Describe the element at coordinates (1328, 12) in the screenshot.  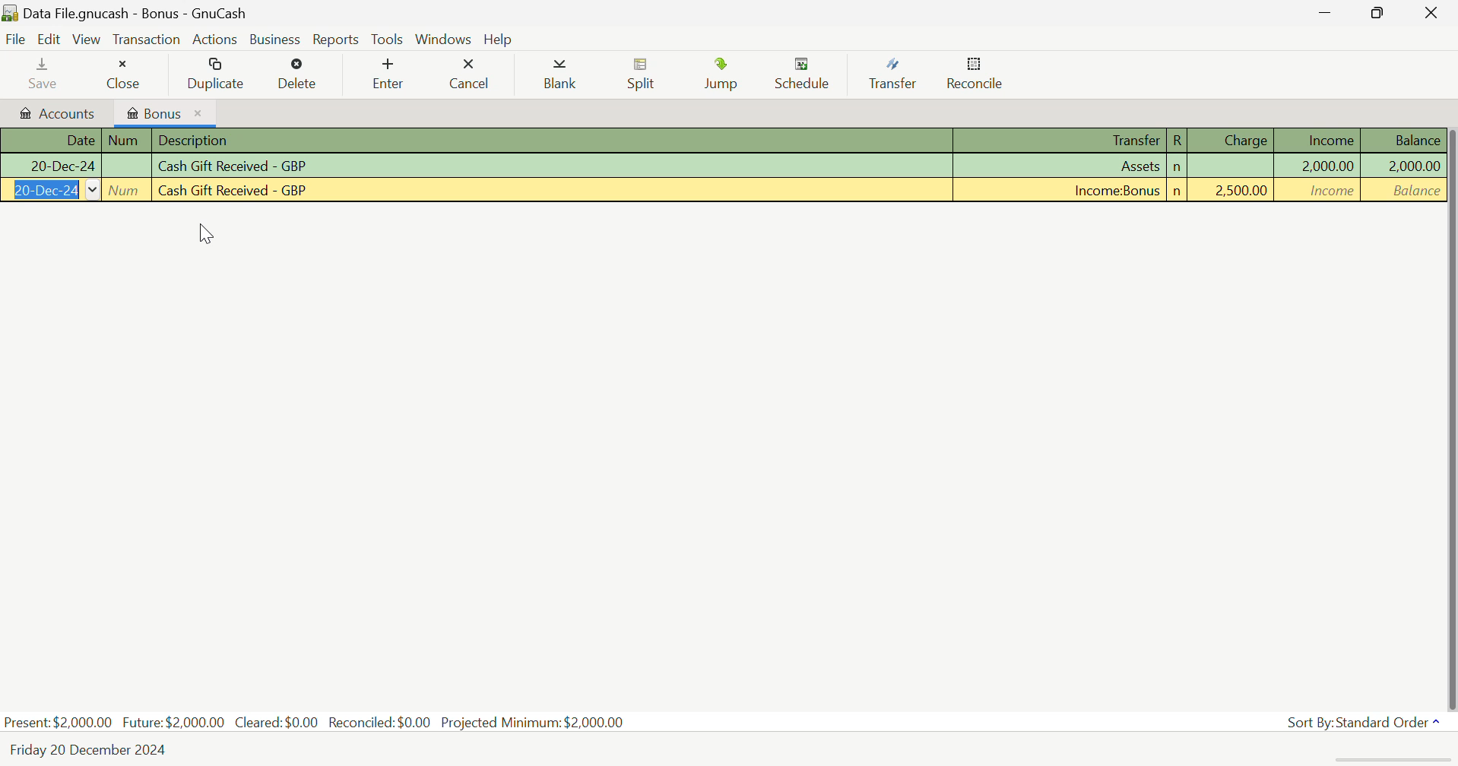
I see `Restore Down` at that location.